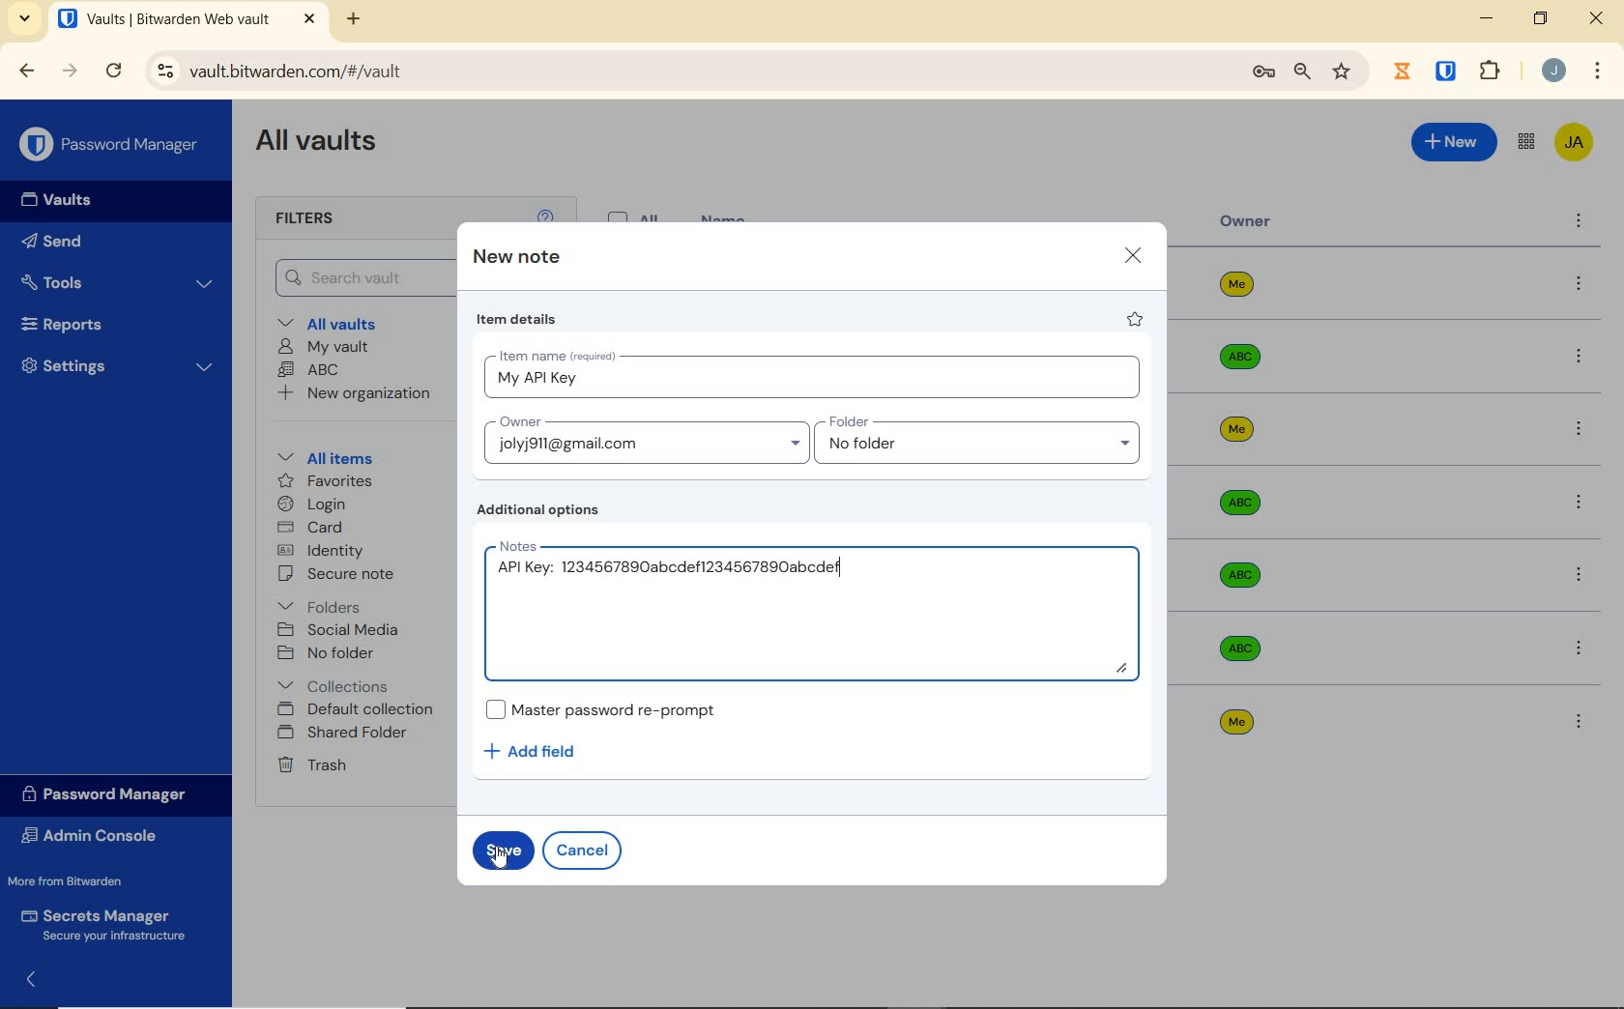 This screenshot has width=1624, height=1009. Describe the element at coordinates (1300, 72) in the screenshot. I see `zoom` at that location.